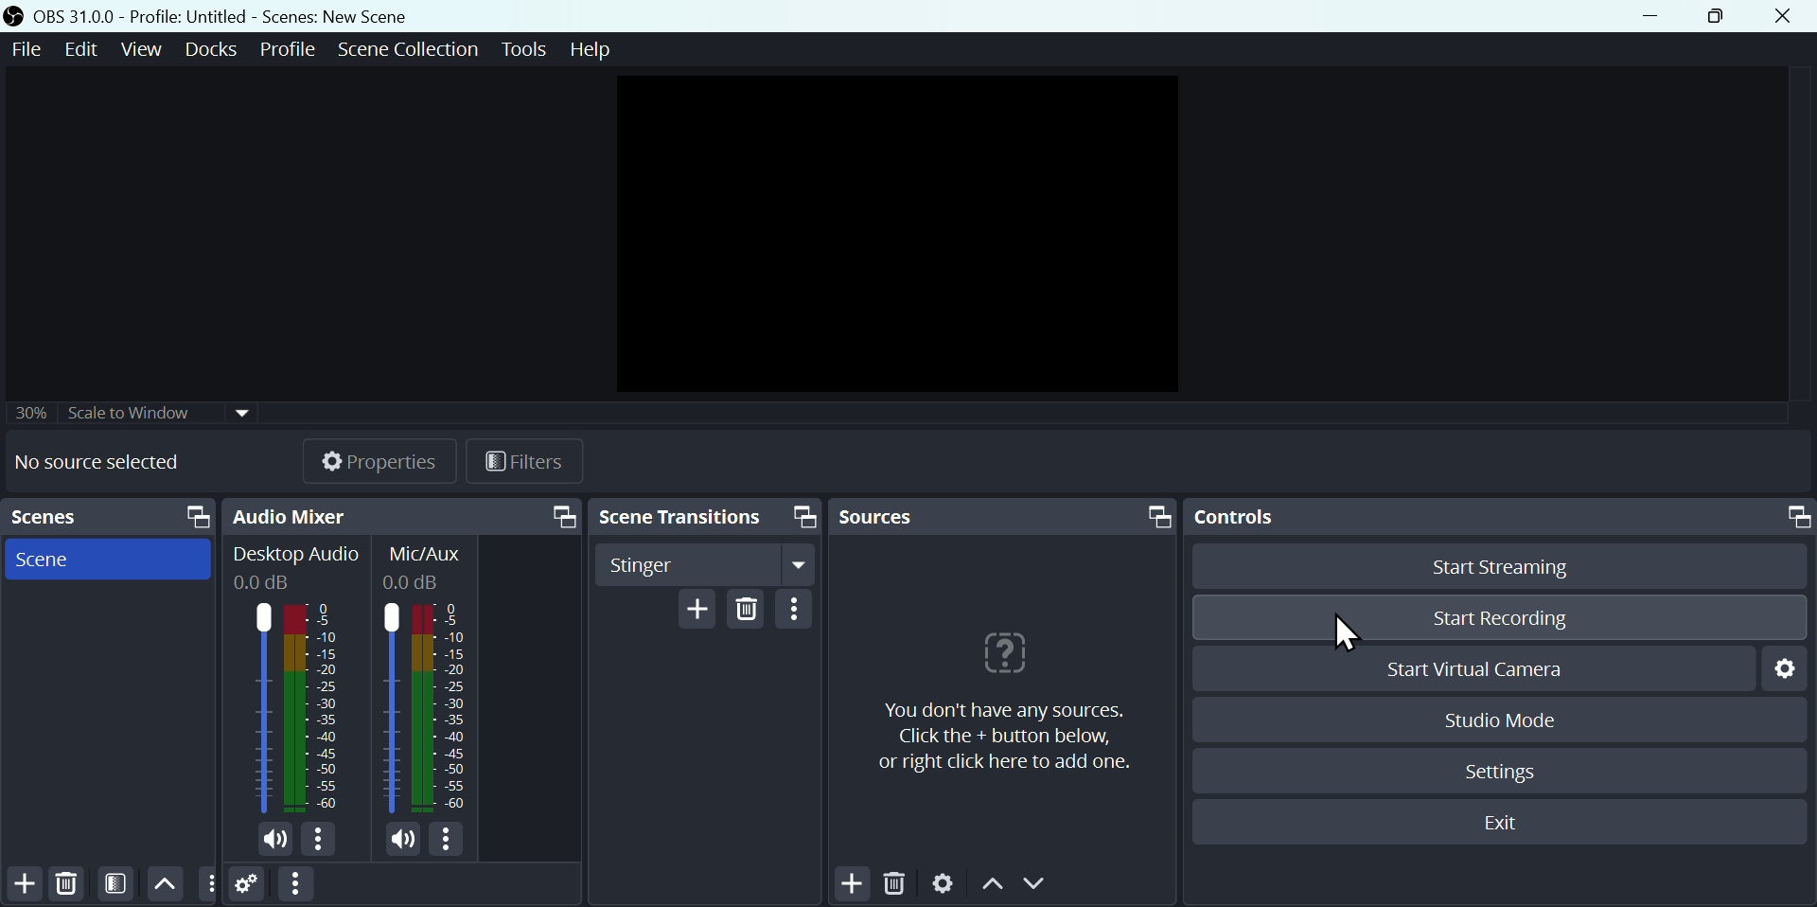 The width and height of the screenshot is (1817, 907). What do you see at coordinates (892, 884) in the screenshot?
I see `Delete` at bounding box center [892, 884].